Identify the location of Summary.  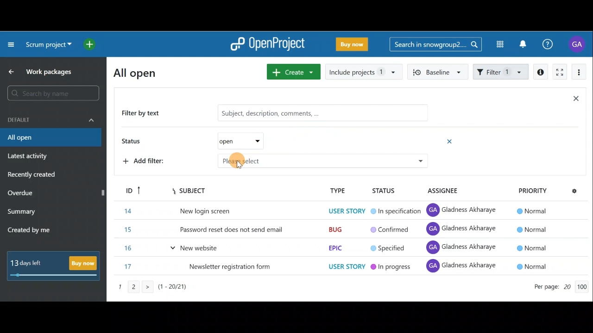
(22, 213).